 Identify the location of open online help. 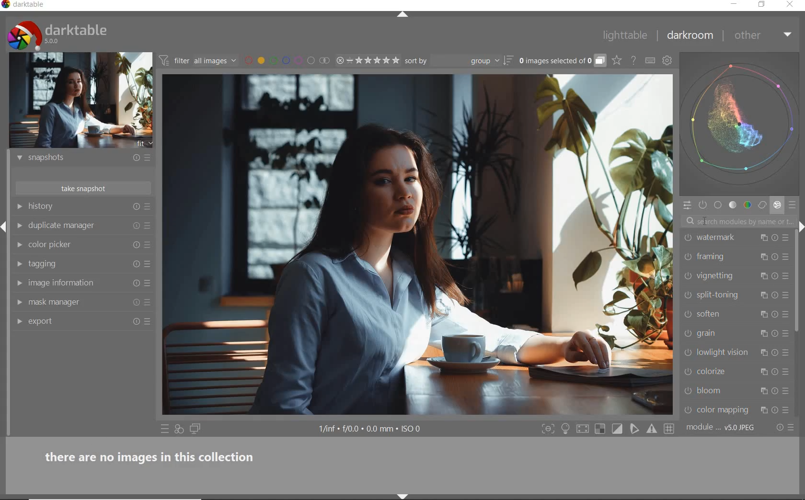
(633, 60).